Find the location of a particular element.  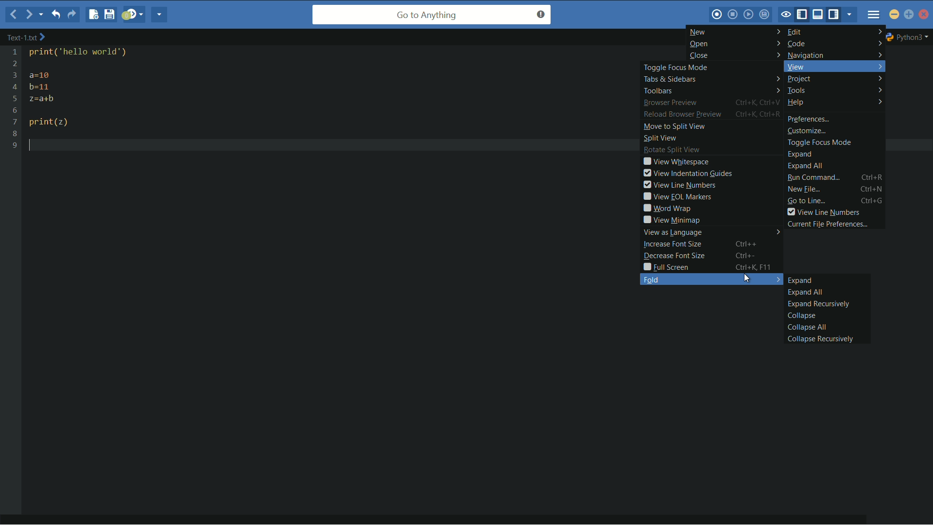

reload browser preview is located at coordinates (682, 116).